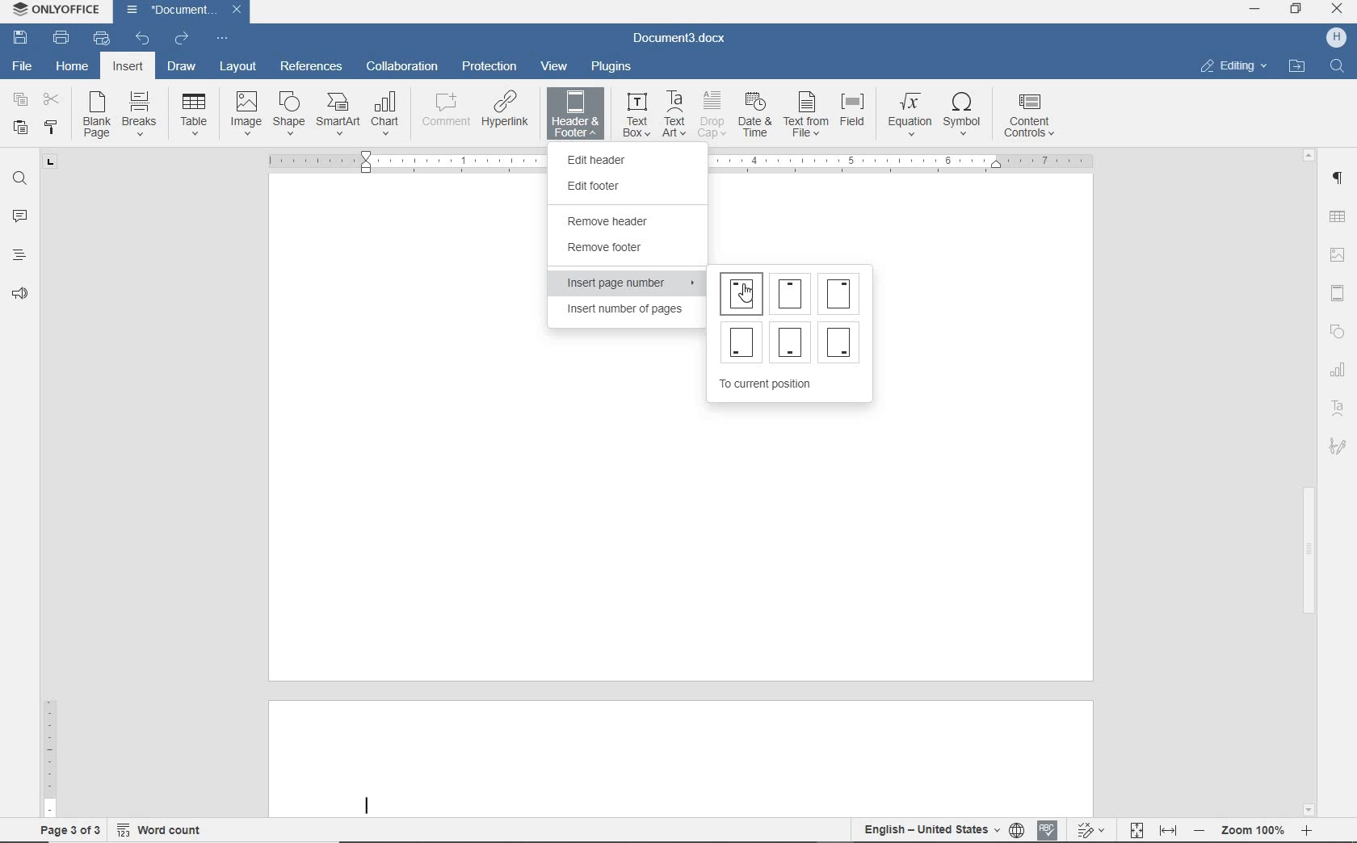  What do you see at coordinates (20, 100) in the screenshot?
I see `COPY` at bounding box center [20, 100].